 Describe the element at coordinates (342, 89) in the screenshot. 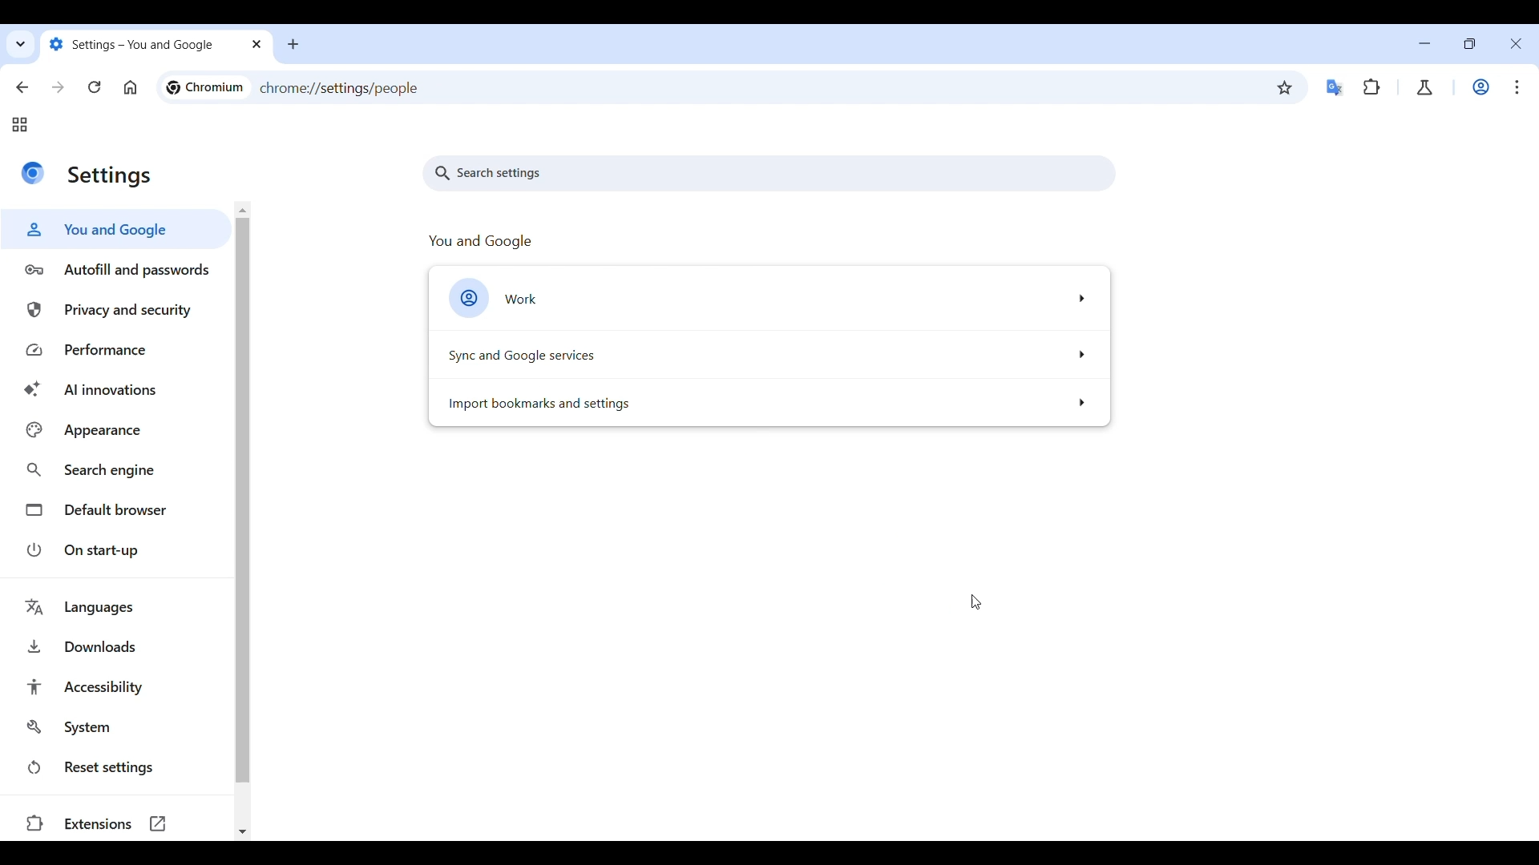

I see `chrome://settings/people` at that location.